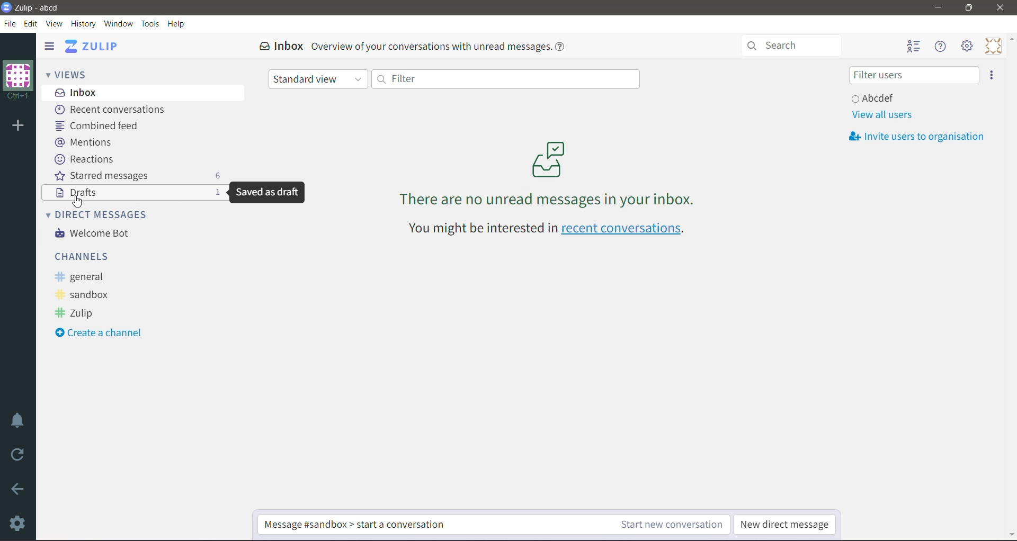 The width and height of the screenshot is (1017, 541). What do you see at coordinates (548, 173) in the screenshot?
I see `There are no unread messages in your inbox` at bounding box center [548, 173].